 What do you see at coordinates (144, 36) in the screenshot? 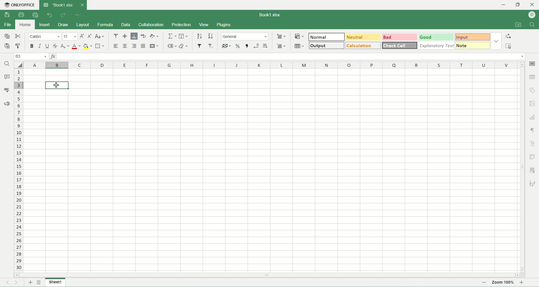
I see `wrap text` at bounding box center [144, 36].